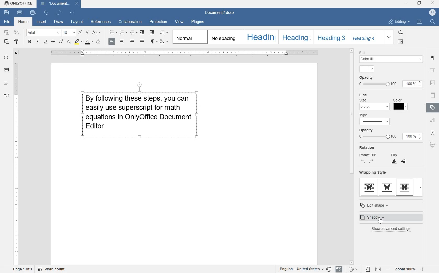  What do you see at coordinates (377, 134) in the screenshot?
I see `opacity` at bounding box center [377, 134].